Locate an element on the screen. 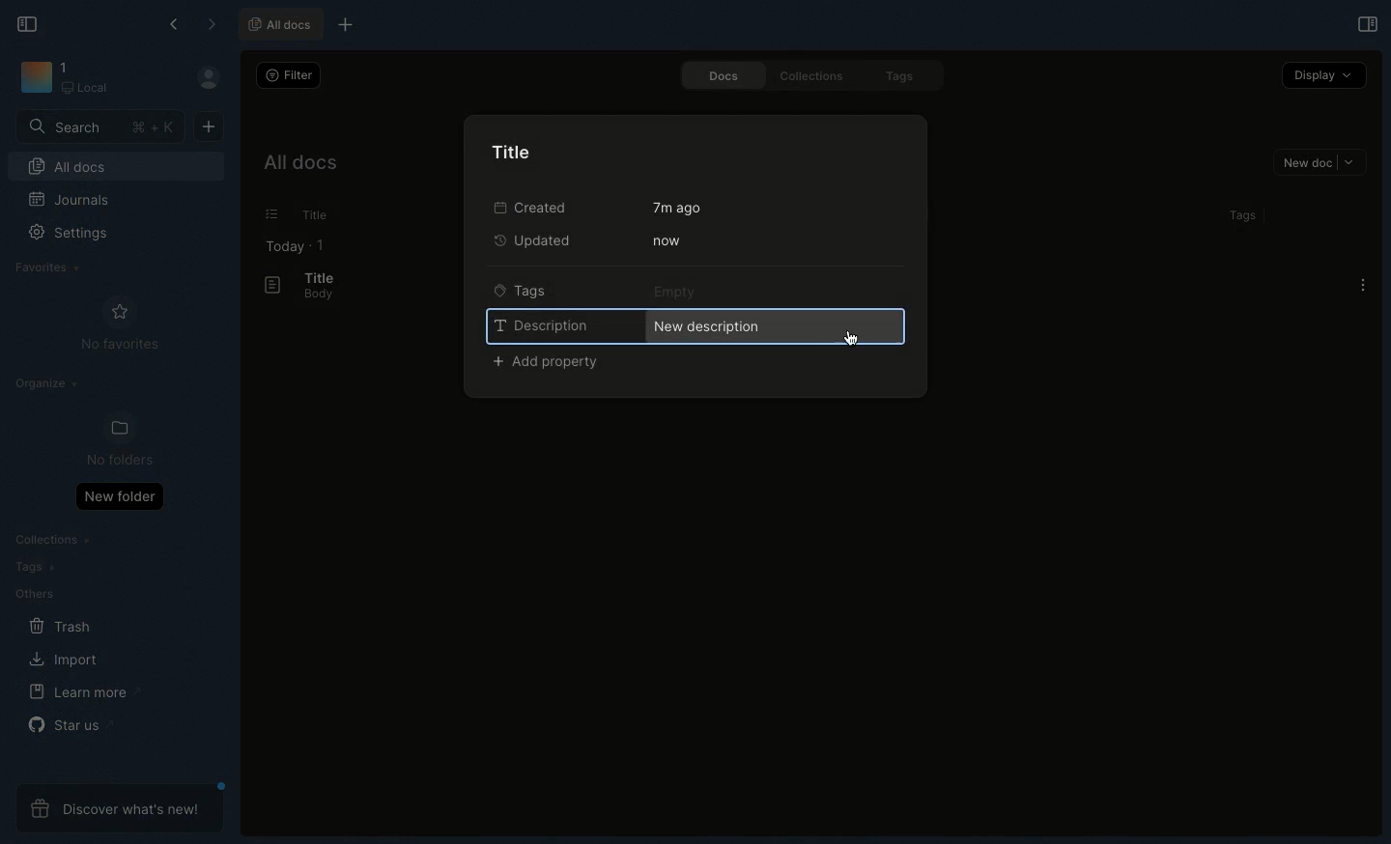 Image resolution: width=1391 pixels, height=844 pixels. Now is located at coordinates (665, 240).